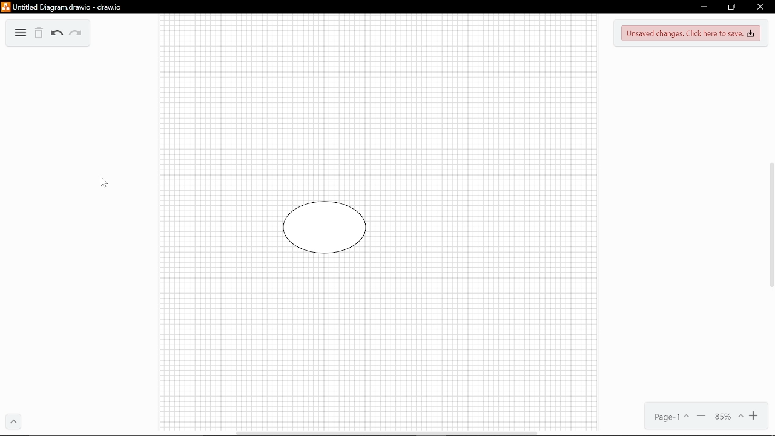  I want to click on Untitled Diagram.drawio - draw.io, so click(64, 7).